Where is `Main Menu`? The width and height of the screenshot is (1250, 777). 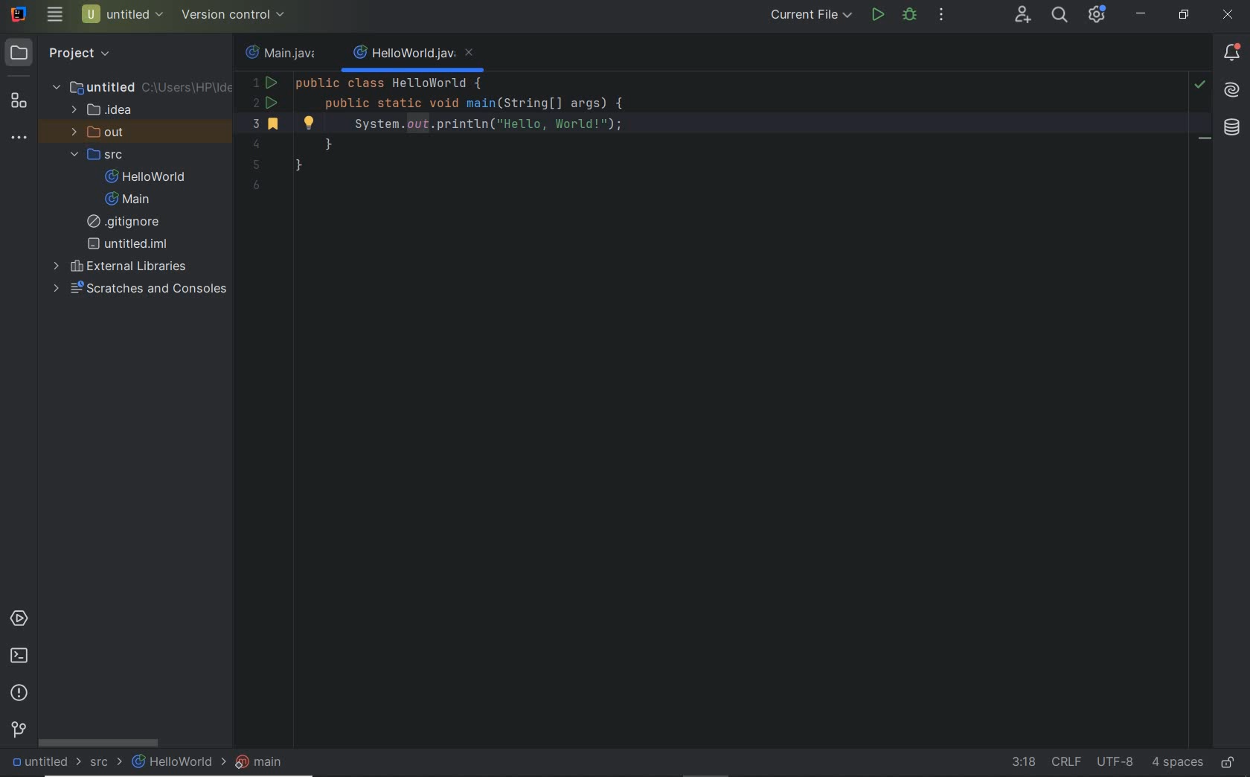 Main Menu is located at coordinates (54, 14).